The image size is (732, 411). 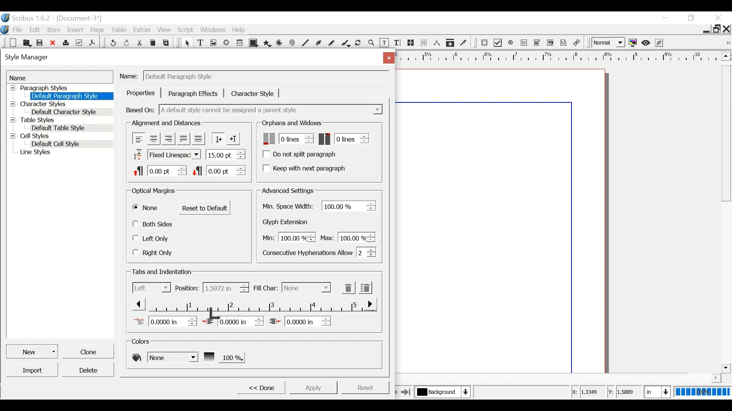 What do you see at coordinates (406, 392) in the screenshot?
I see `Go to the last page` at bounding box center [406, 392].